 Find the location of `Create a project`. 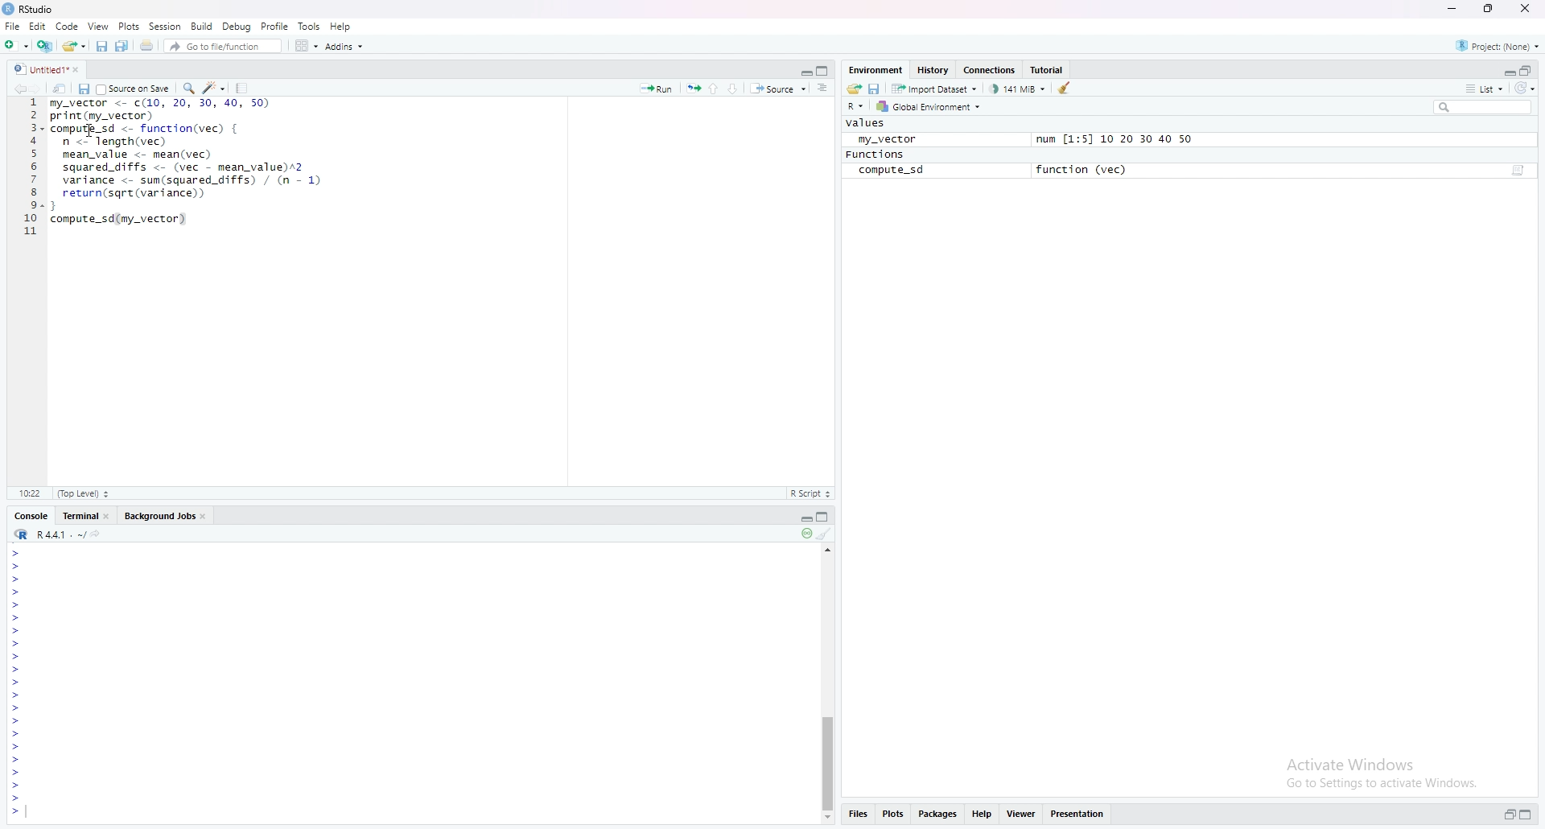

Create a project is located at coordinates (43, 44).